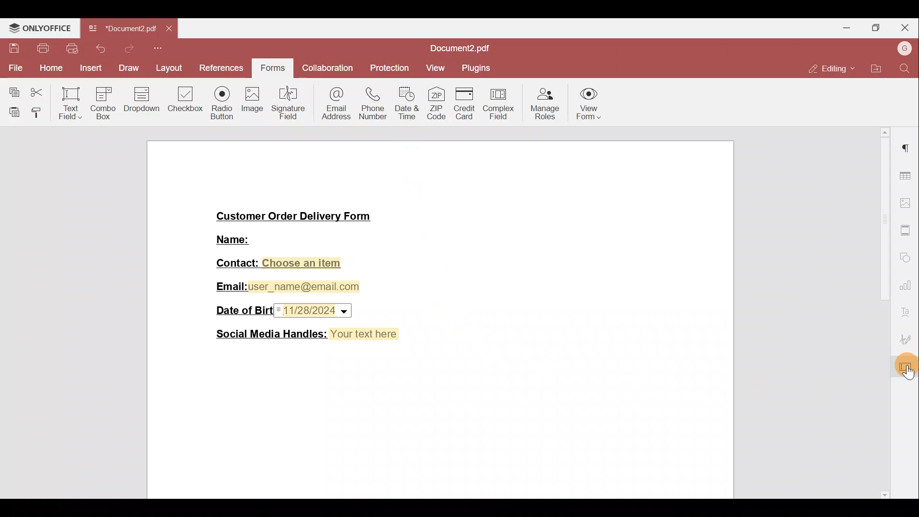 The width and height of the screenshot is (919, 517). What do you see at coordinates (48, 69) in the screenshot?
I see `Home` at bounding box center [48, 69].